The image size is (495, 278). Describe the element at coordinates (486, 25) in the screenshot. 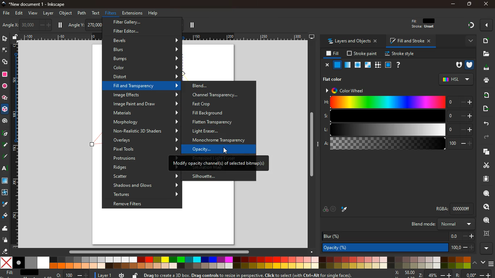

I see `more` at that location.